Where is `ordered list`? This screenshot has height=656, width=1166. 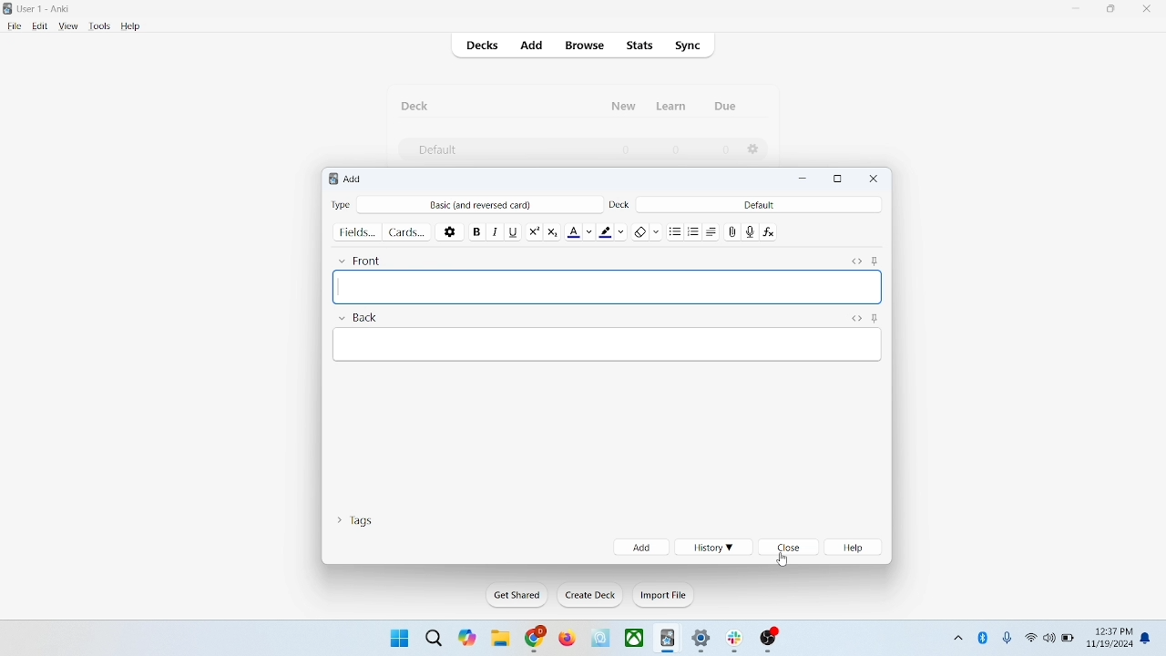 ordered list is located at coordinates (696, 232).